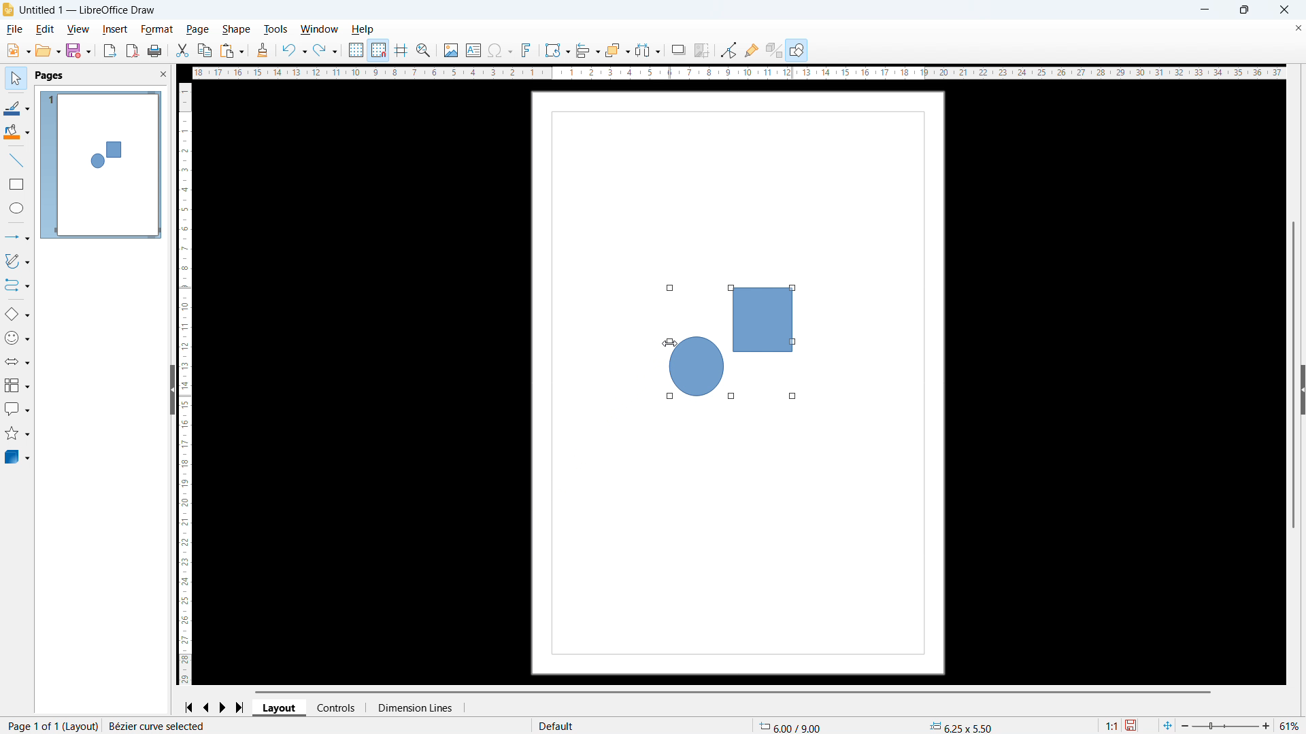  Describe the element at coordinates (78, 29) in the screenshot. I see `View ` at that location.